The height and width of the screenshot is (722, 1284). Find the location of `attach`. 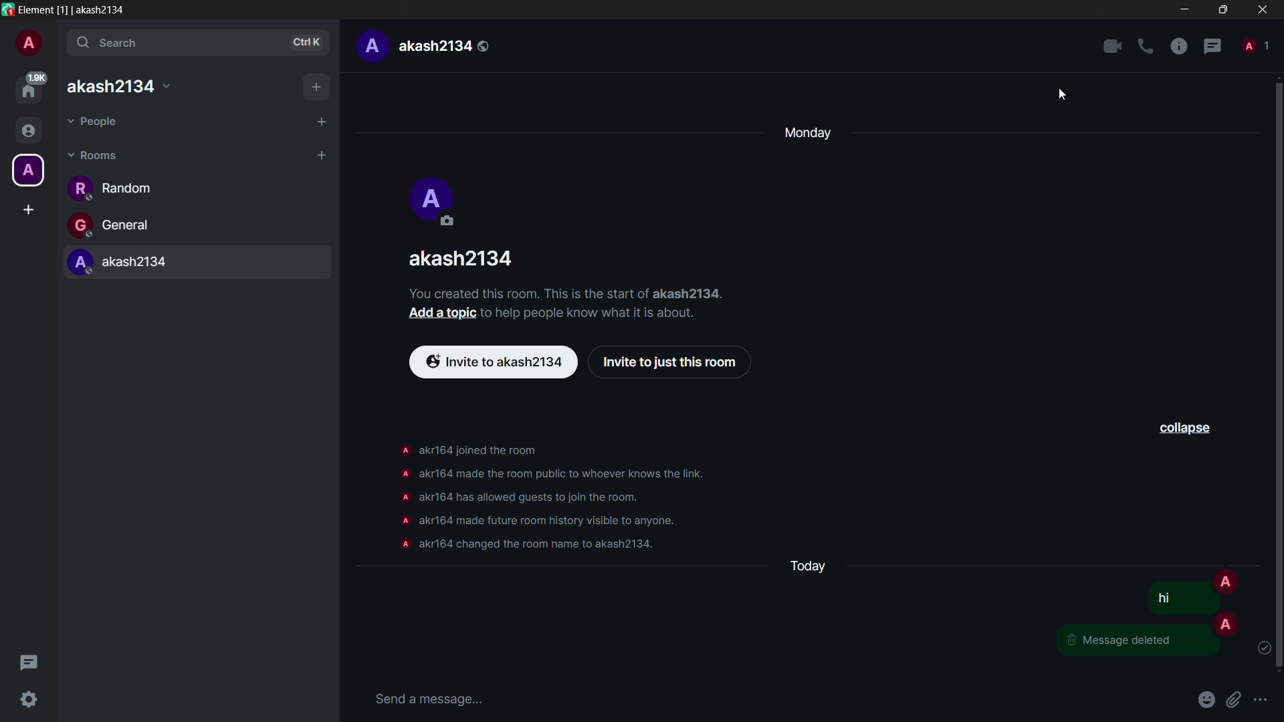

attach is located at coordinates (1237, 699).